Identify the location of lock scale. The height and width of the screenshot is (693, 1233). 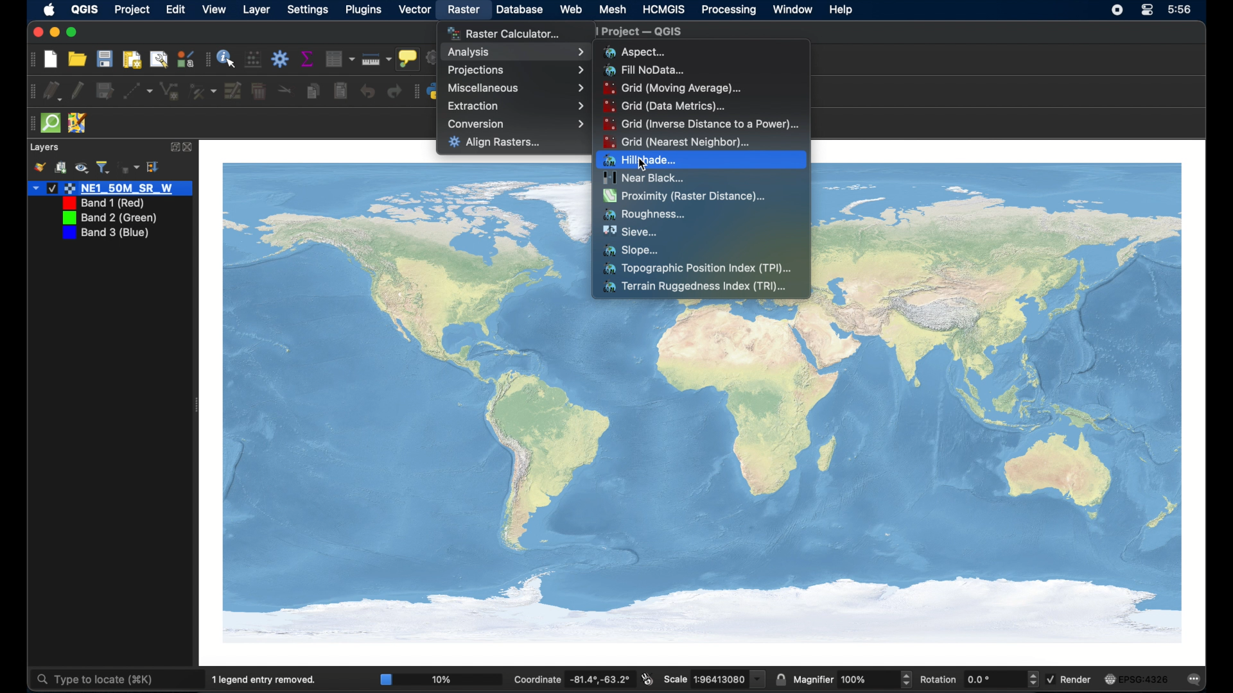
(780, 680).